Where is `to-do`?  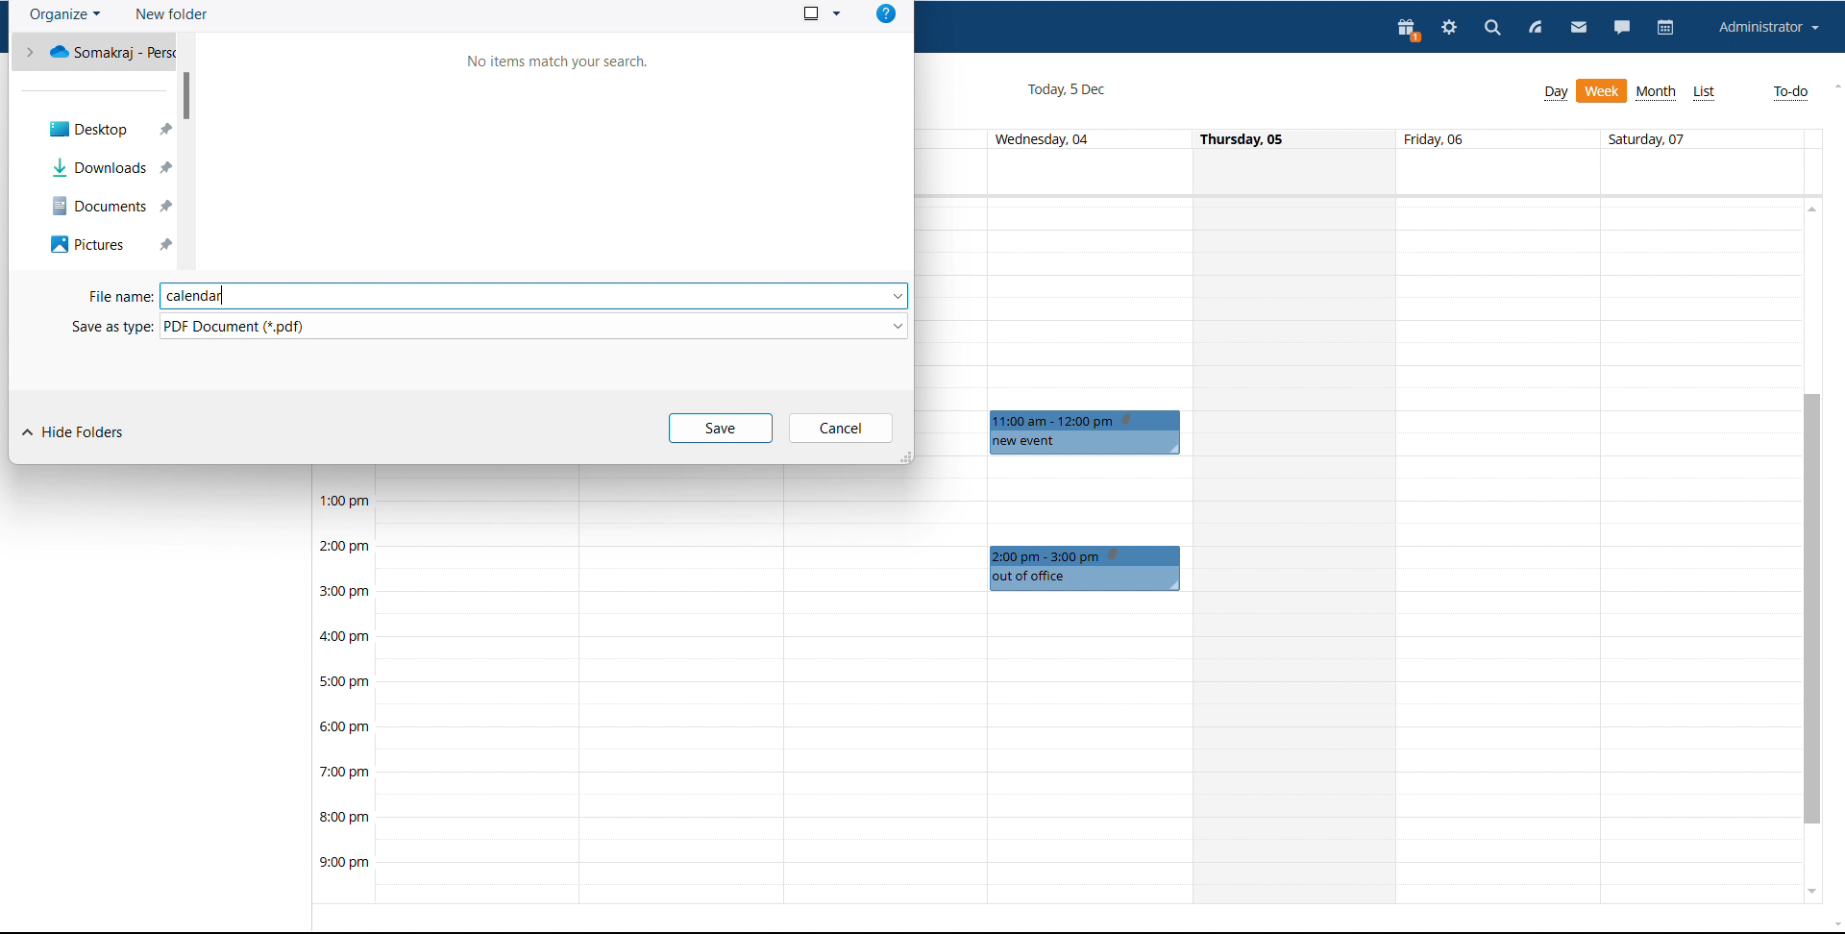
to-do is located at coordinates (1791, 93).